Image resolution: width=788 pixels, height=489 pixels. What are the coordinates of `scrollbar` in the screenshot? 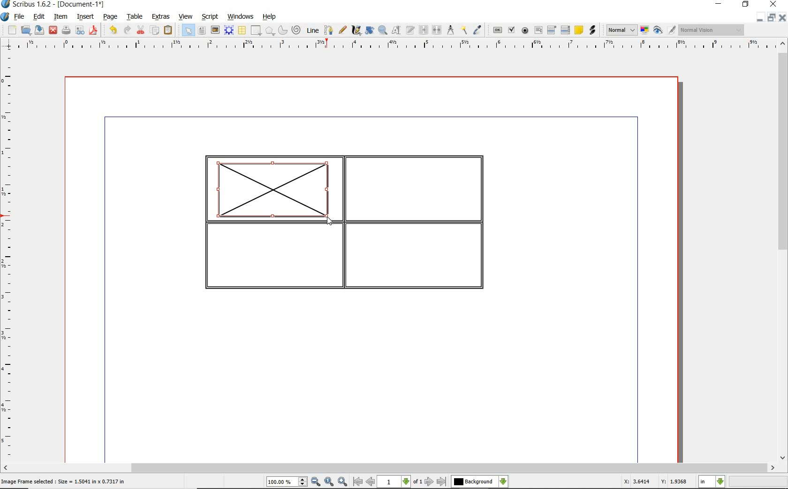 It's located at (389, 468).